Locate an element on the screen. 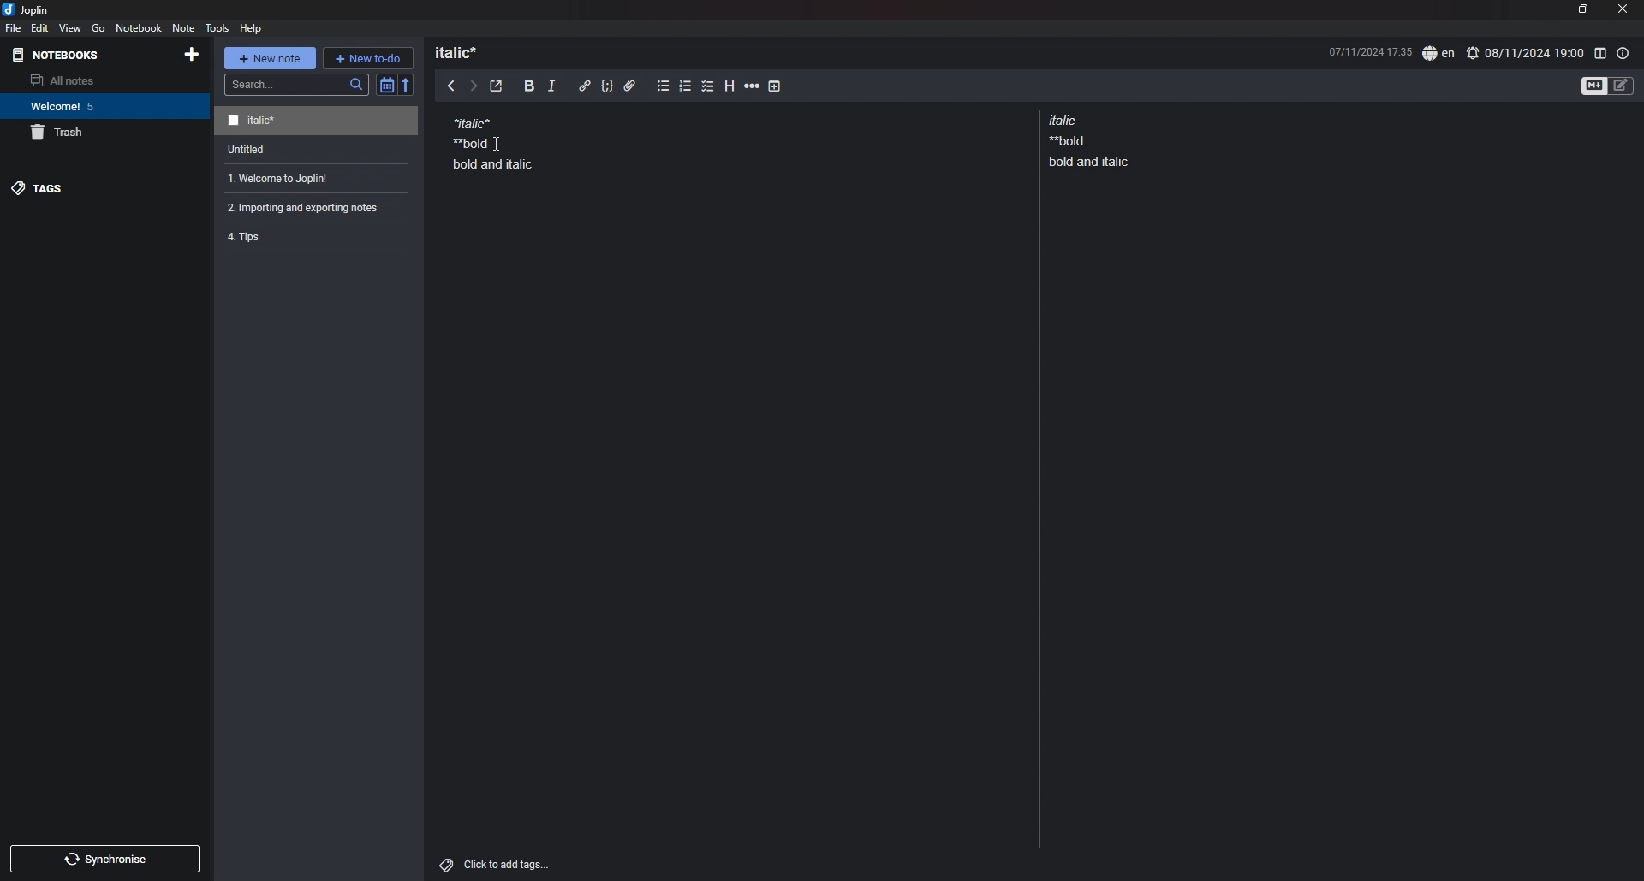 This screenshot has height=881, width=1644. note is located at coordinates (182, 27).